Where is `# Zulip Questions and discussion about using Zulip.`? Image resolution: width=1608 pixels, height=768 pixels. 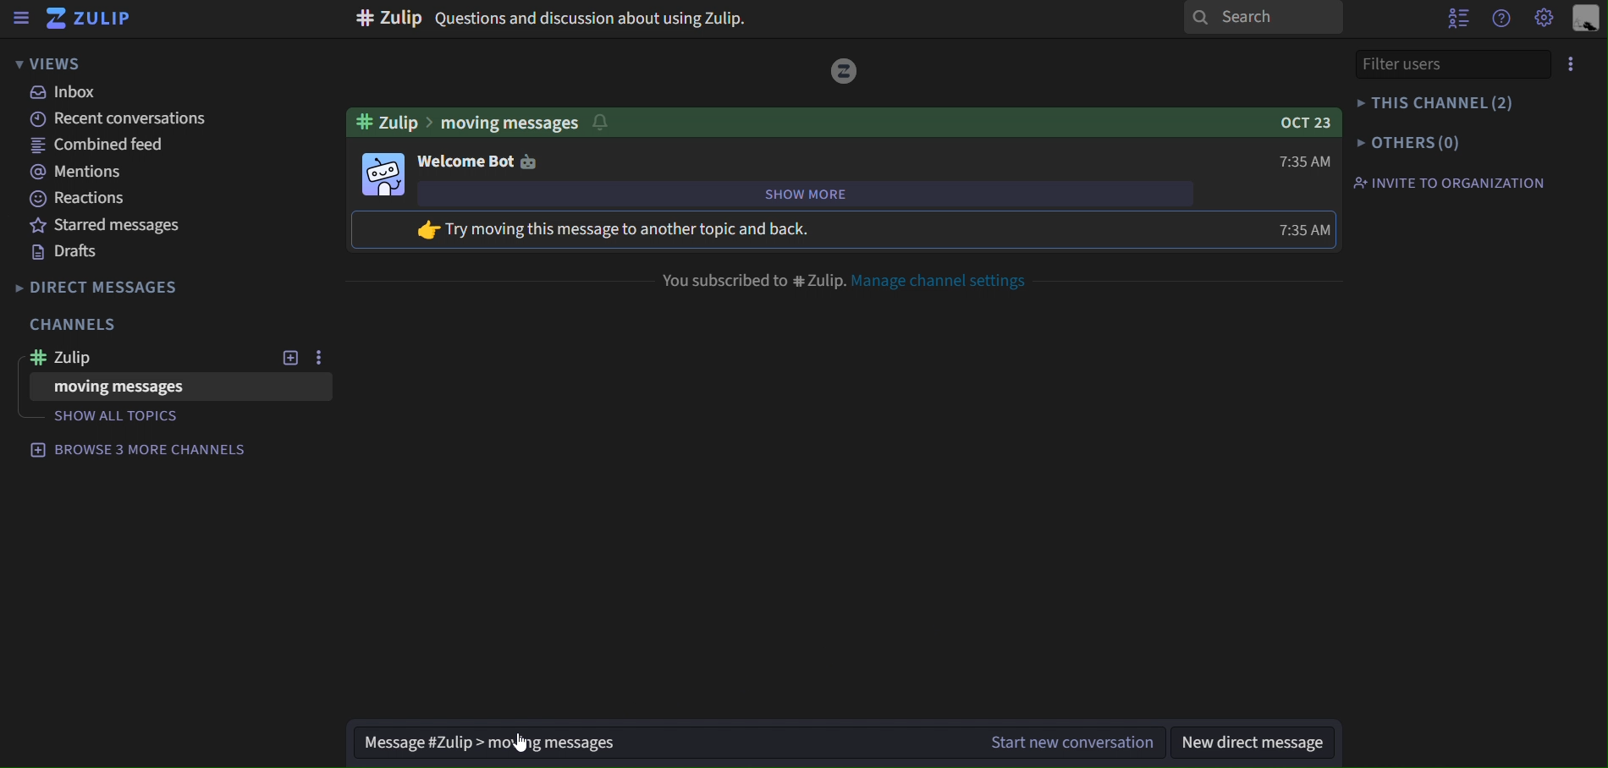
# Zulip Questions and discussion about using Zulip. is located at coordinates (553, 19).